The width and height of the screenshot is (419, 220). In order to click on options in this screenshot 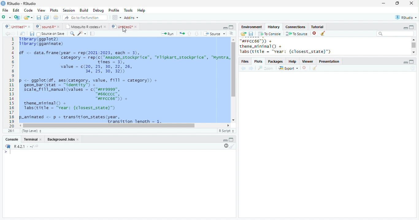, I will do `click(231, 33)`.